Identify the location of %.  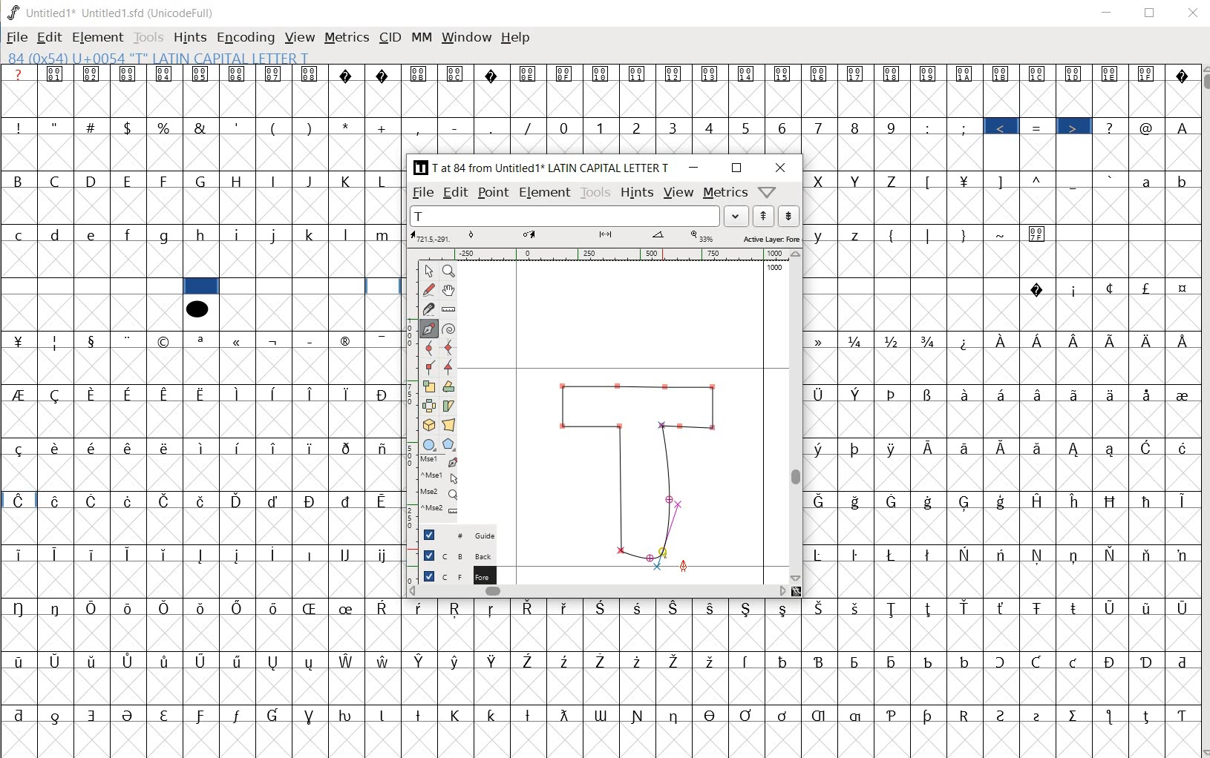
(165, 127).